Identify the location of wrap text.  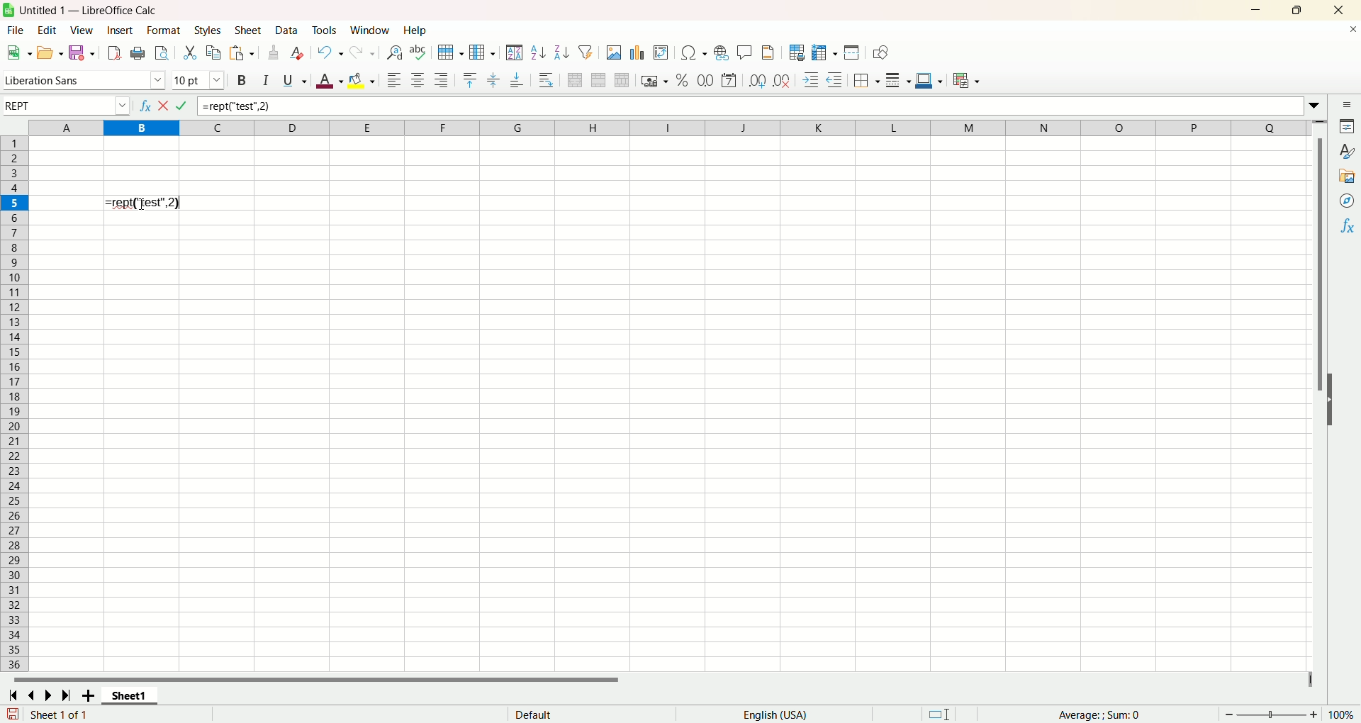
(549, 79).